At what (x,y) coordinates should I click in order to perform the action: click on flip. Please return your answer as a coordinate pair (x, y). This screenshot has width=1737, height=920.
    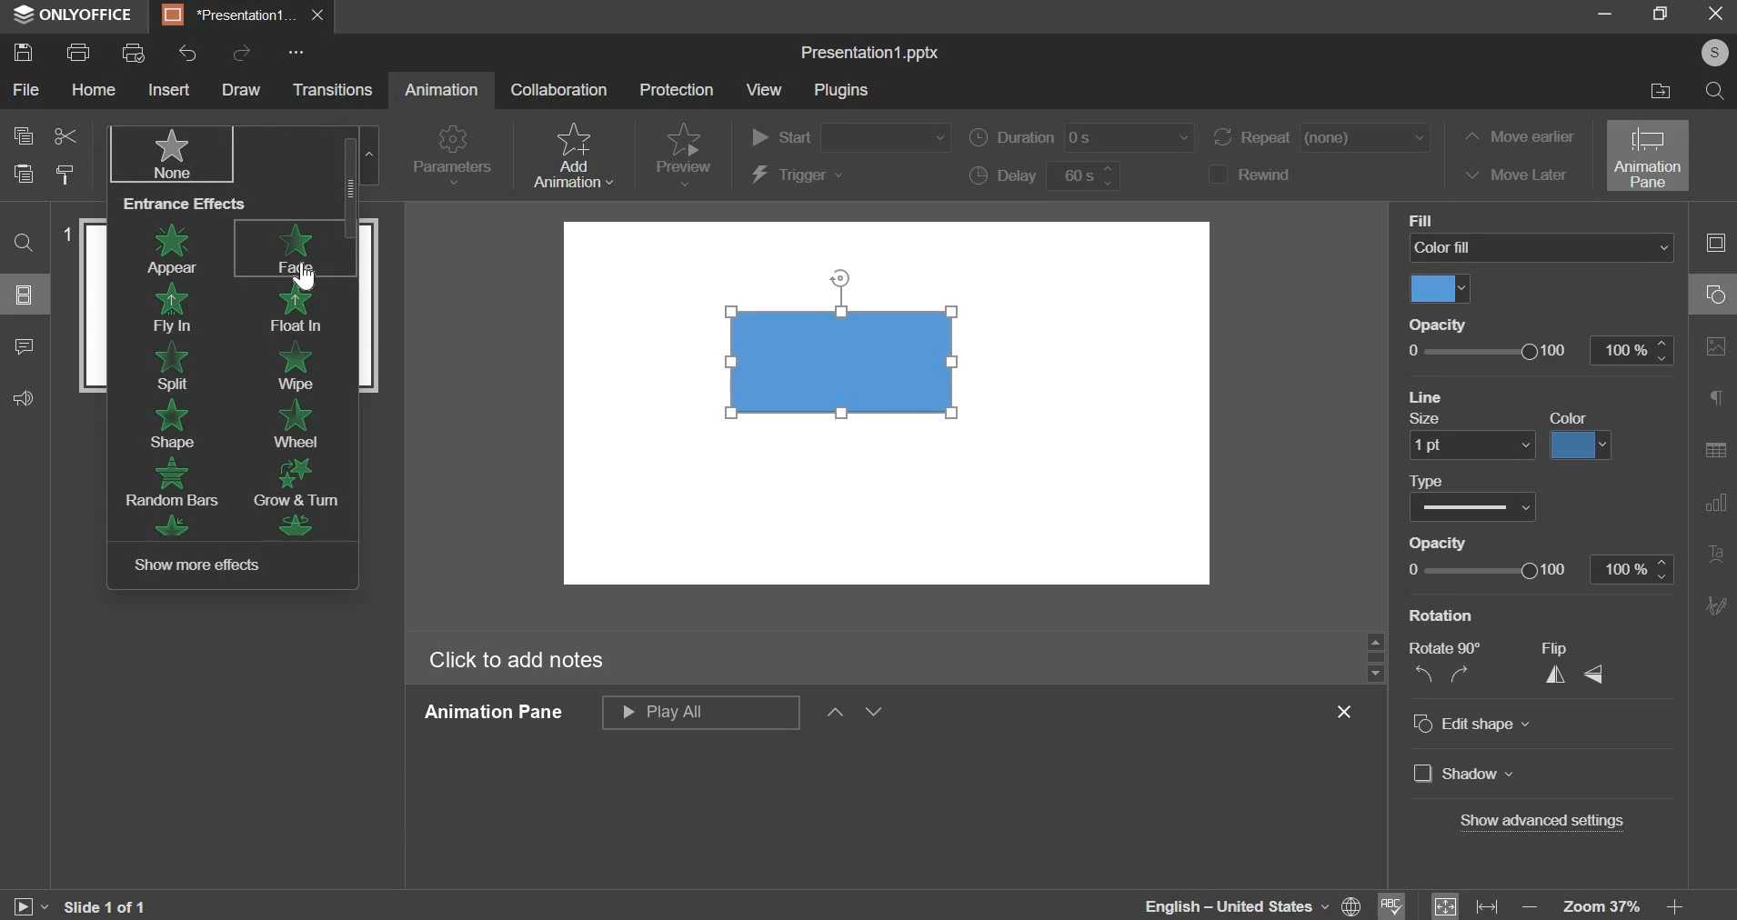
    Looking at the image, I should click on (1571, 660).